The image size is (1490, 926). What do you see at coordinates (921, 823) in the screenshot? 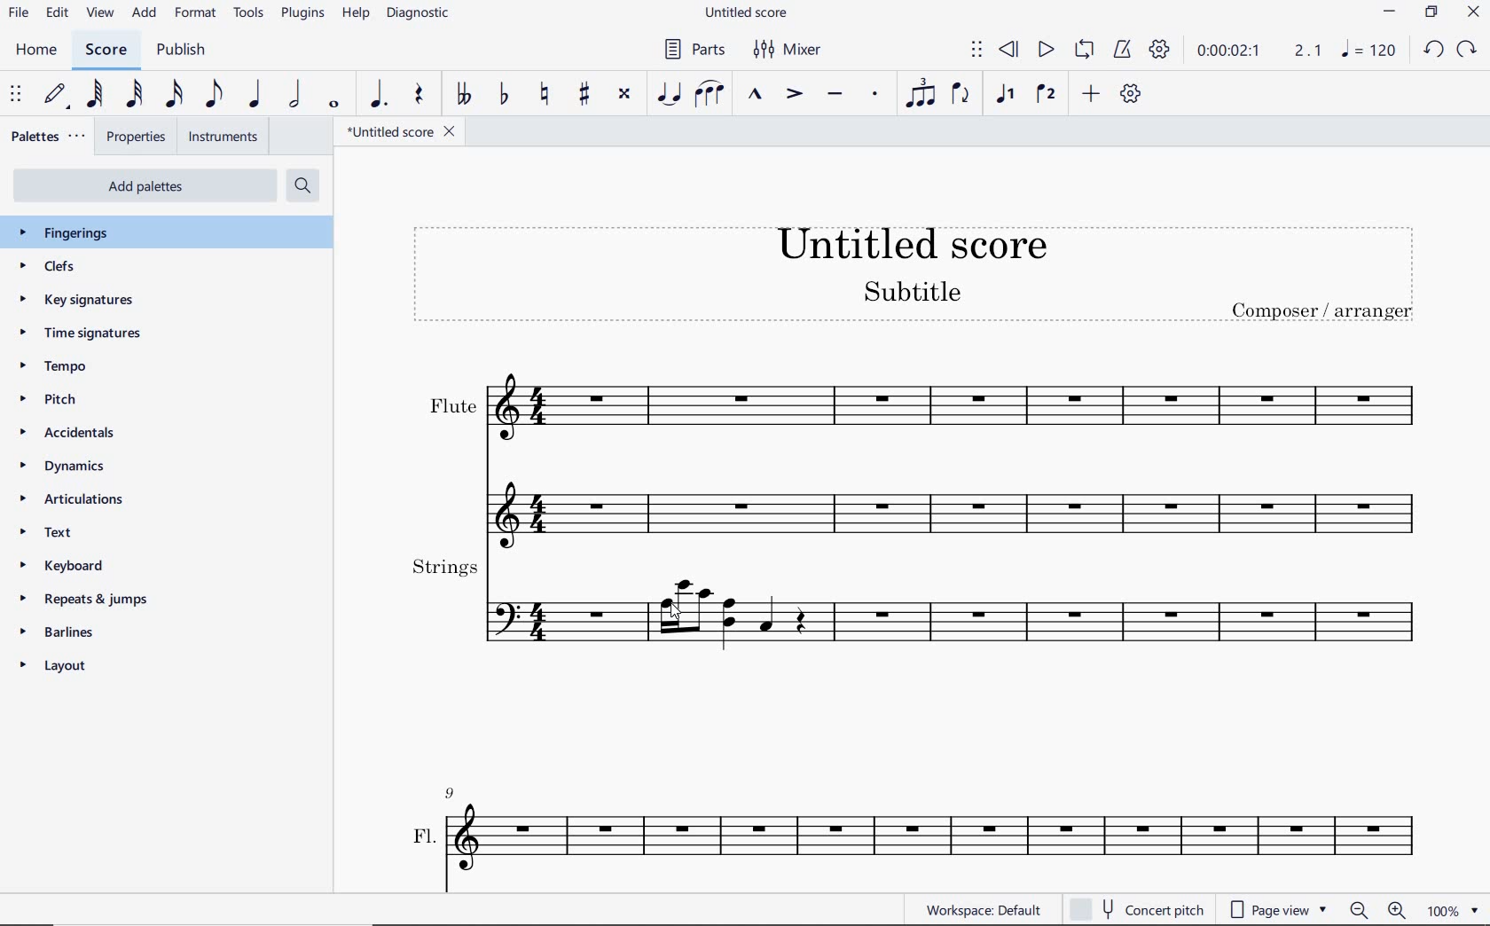
I see `Fl.` at bounding box center [921, 823].